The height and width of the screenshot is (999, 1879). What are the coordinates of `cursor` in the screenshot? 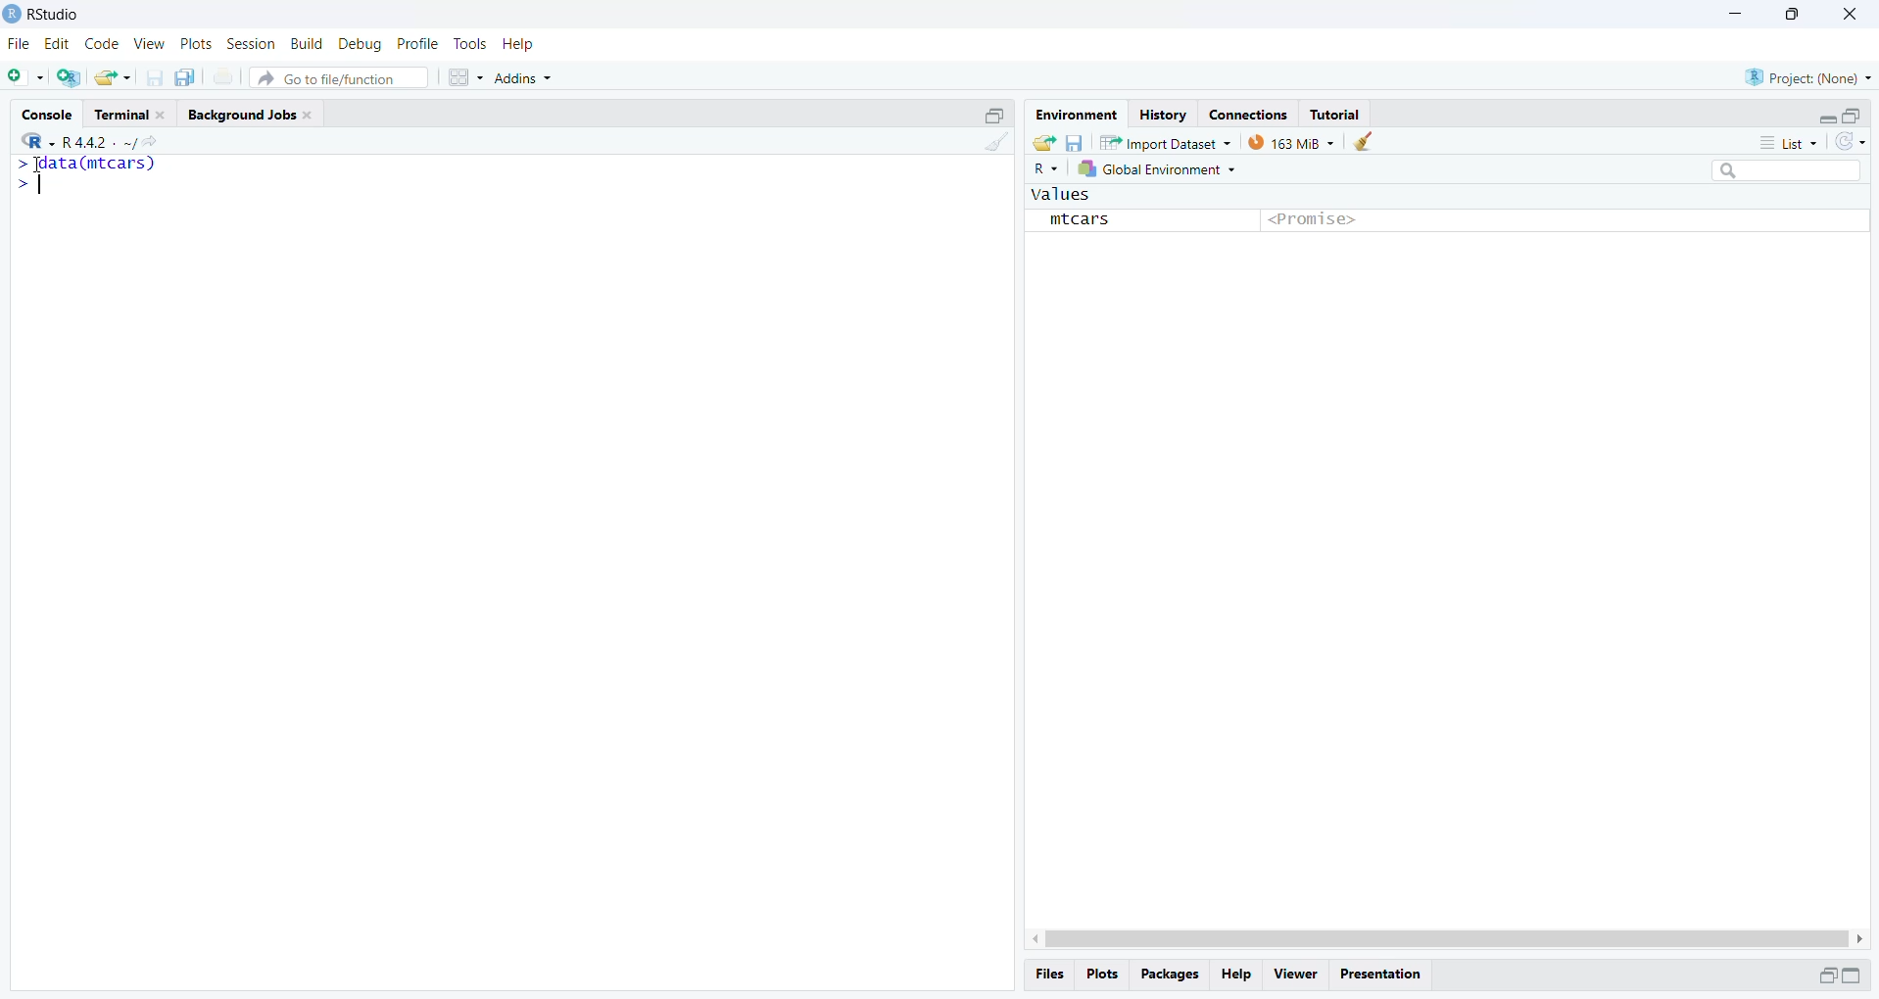 It's located at (39, 165).